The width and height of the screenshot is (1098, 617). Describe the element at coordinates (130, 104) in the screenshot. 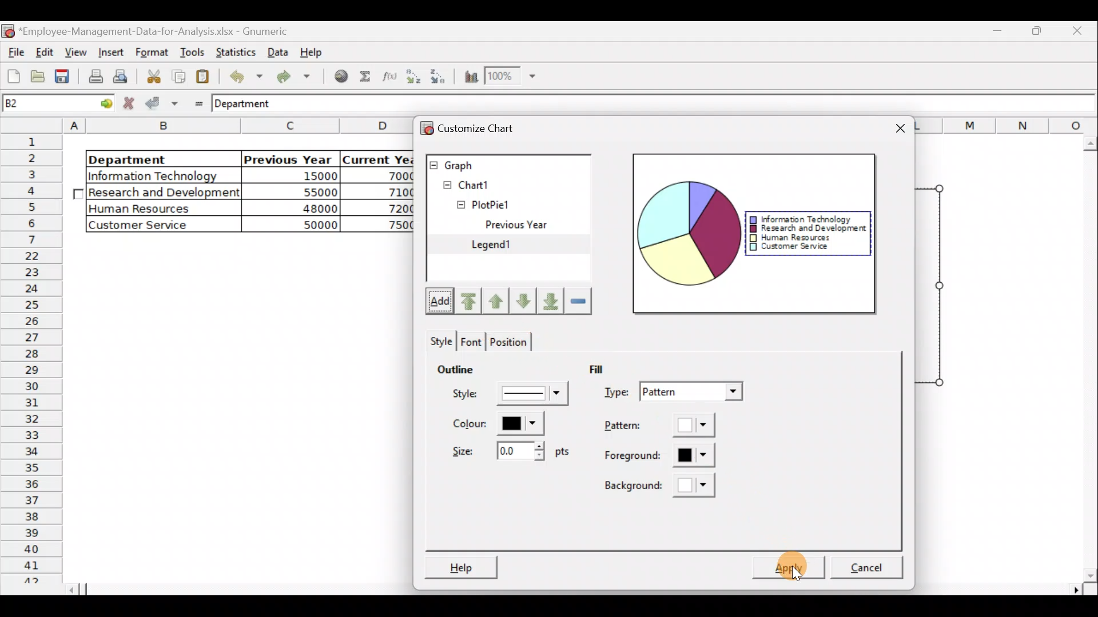

I see `Cancel change` at that location.